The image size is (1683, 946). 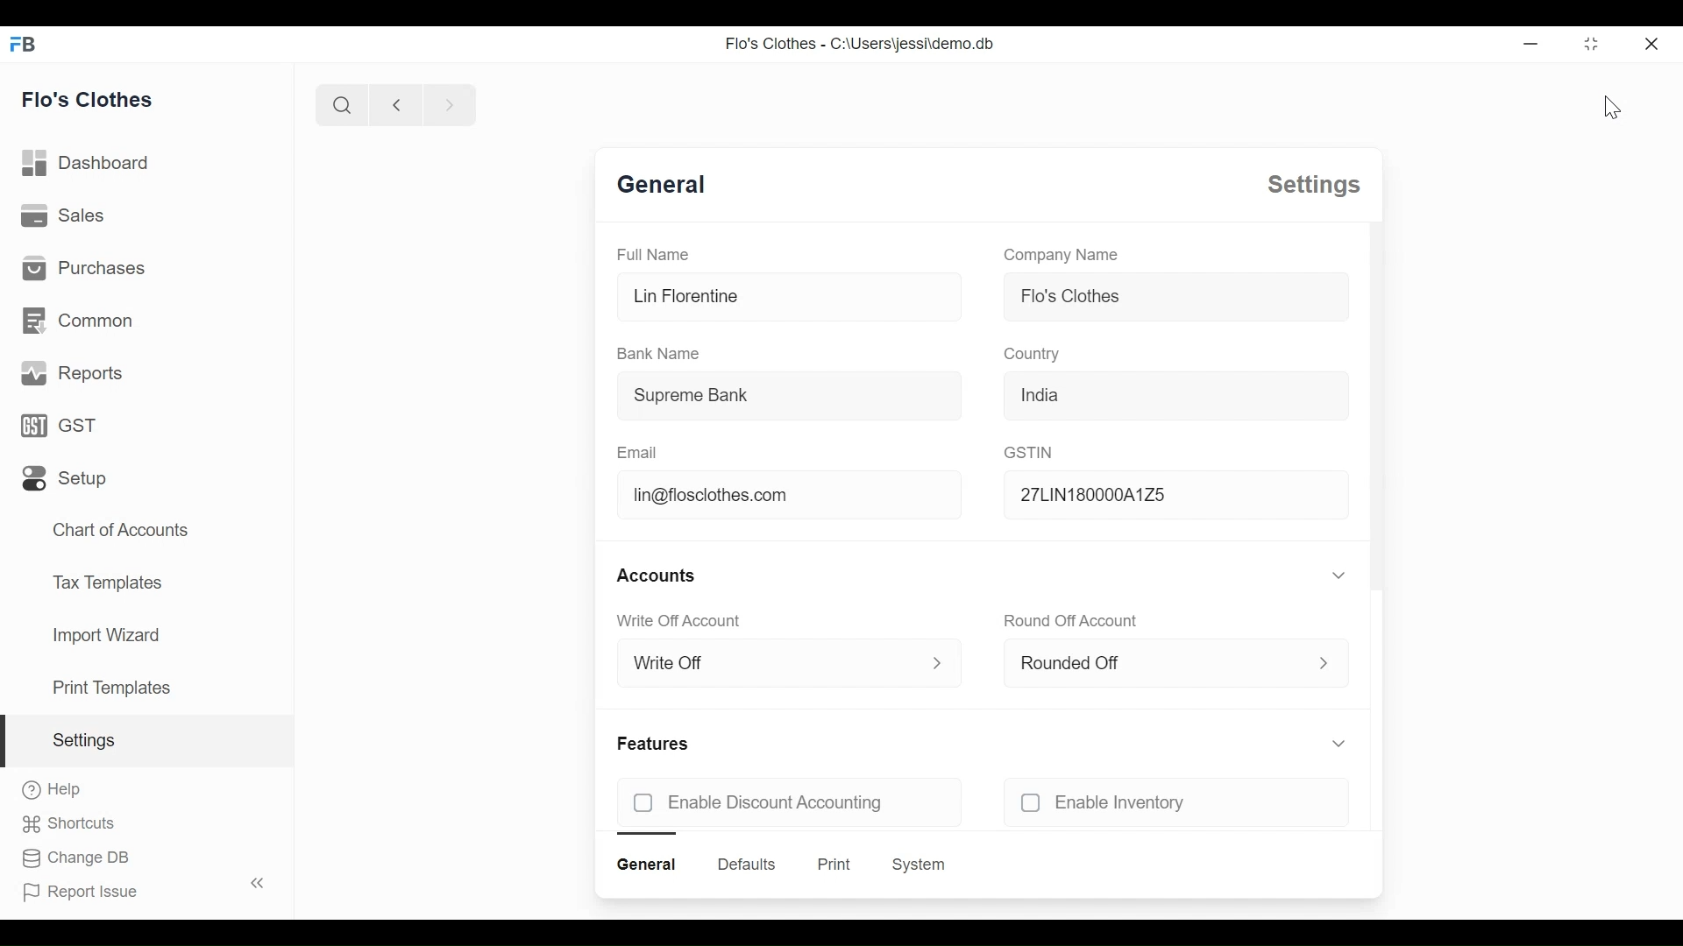 What do you see at coordinates (81, 893) in the screenshot?
I see `report issue` at bounding box center [81, 893].